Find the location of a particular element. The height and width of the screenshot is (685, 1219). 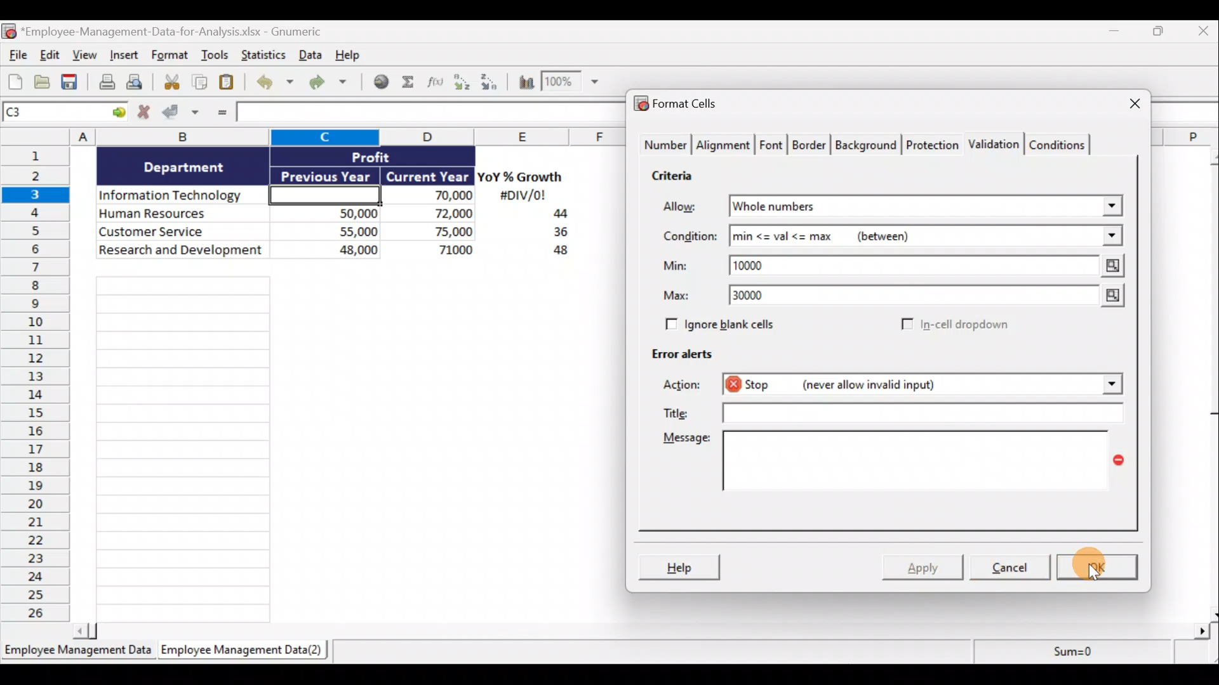

Stop (never accept invalid input) is located at coordinates (856, 384).